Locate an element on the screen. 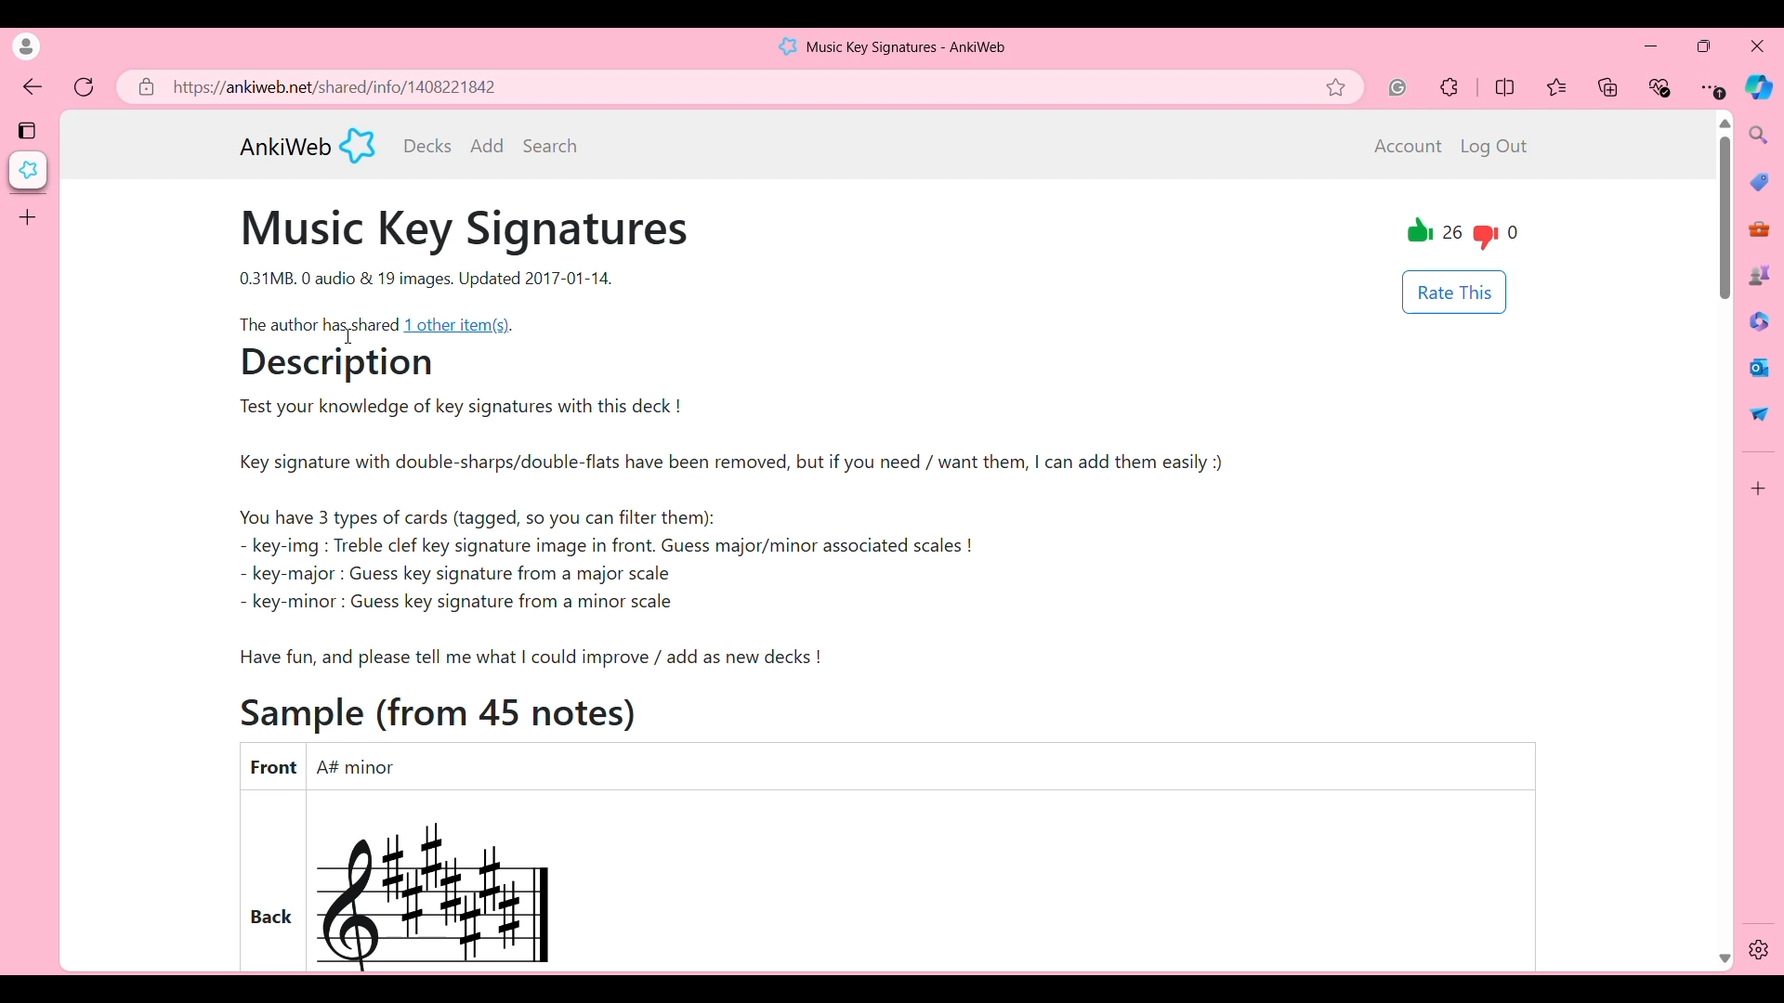 This screenshot has width=1784, height=1003. ANkiWeb is located at coordinates (285, 147).